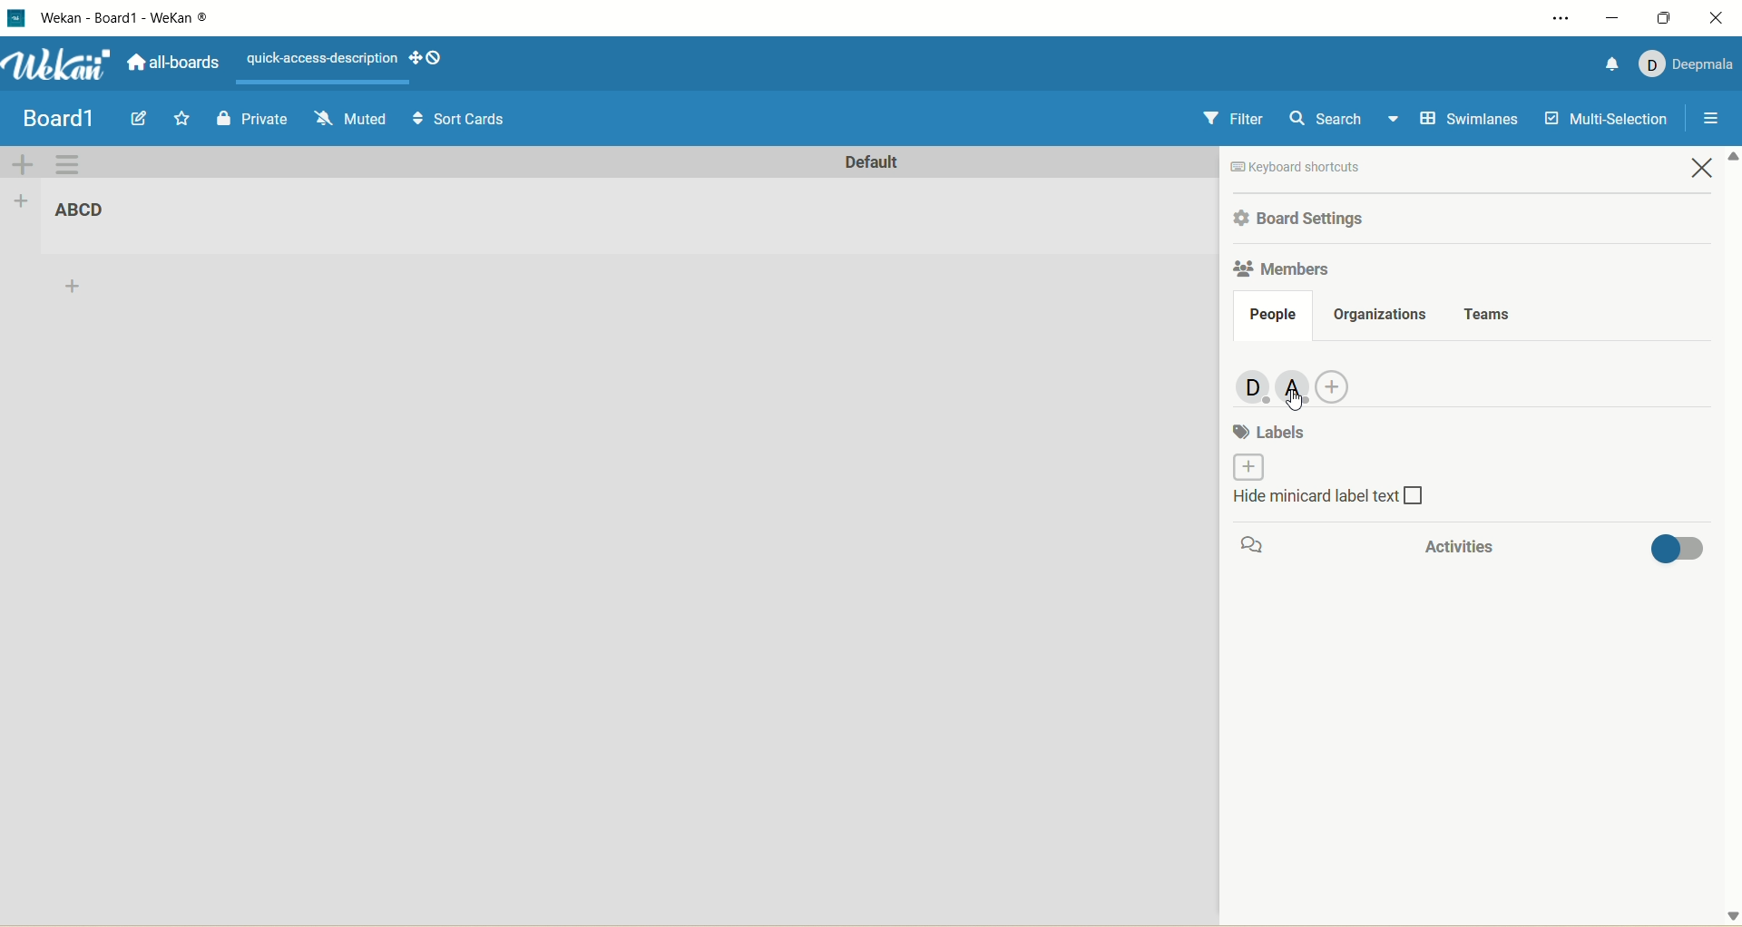 Image resolution: width=1742 pixels, height=927 pixels. I want to click on show-desktop-drag-handles, so click(415, 58).